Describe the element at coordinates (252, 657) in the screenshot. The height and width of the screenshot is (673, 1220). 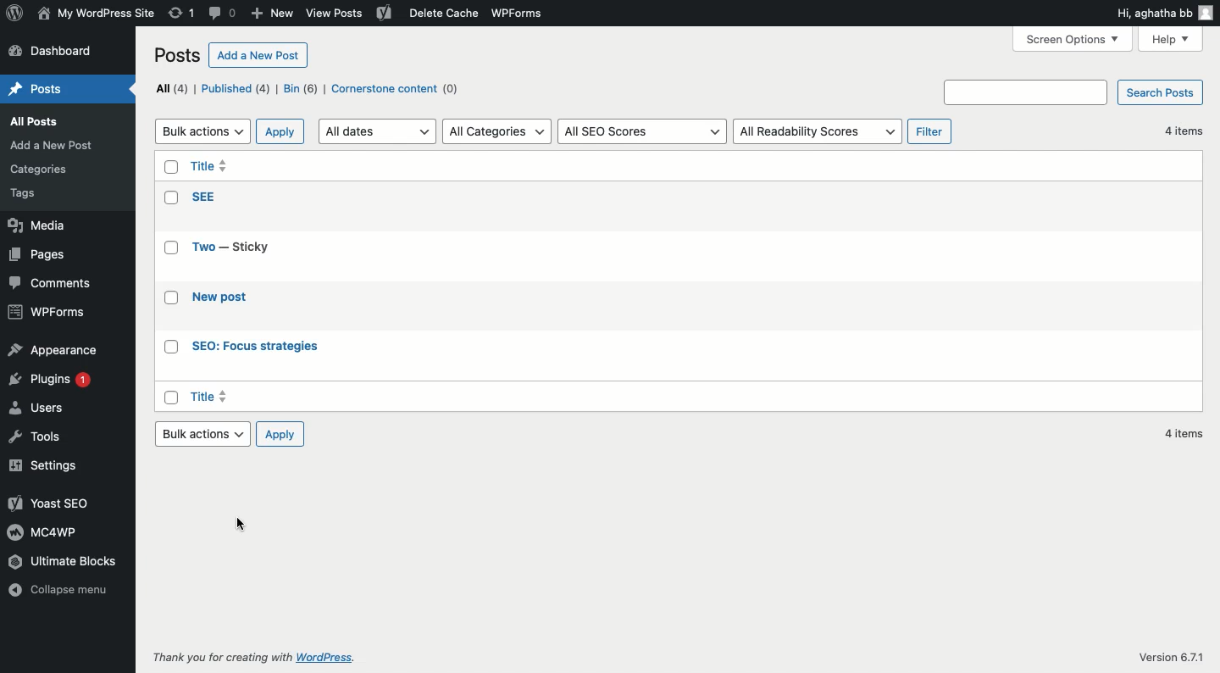
I see `Thank you for creating with WordPress` at that location.